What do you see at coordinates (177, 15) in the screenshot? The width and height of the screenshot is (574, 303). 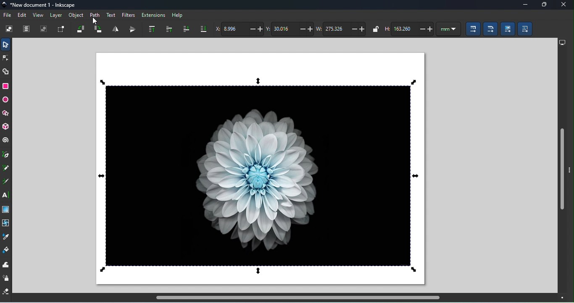 I see `Help` at bounding box center [177, 15].